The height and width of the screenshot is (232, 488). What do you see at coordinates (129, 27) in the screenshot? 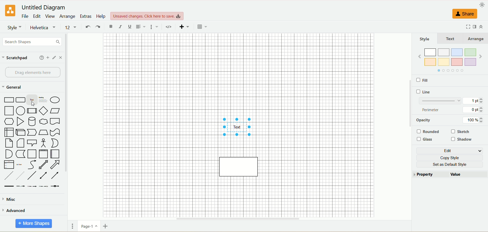
I see `text underline` at bounding box center [129, 27].